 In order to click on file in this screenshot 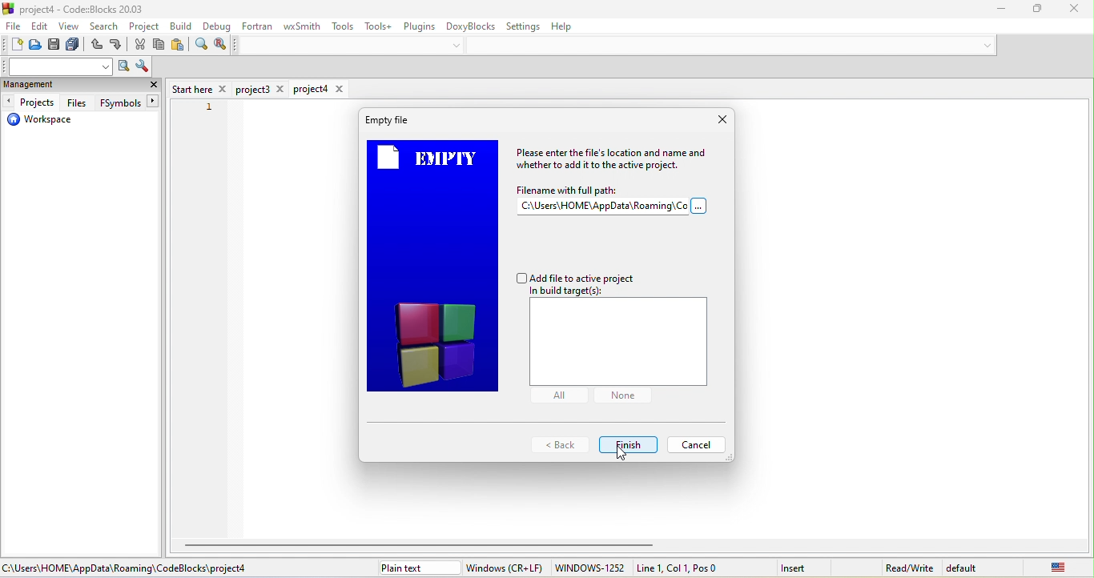, I will do `click(13, 28)`.